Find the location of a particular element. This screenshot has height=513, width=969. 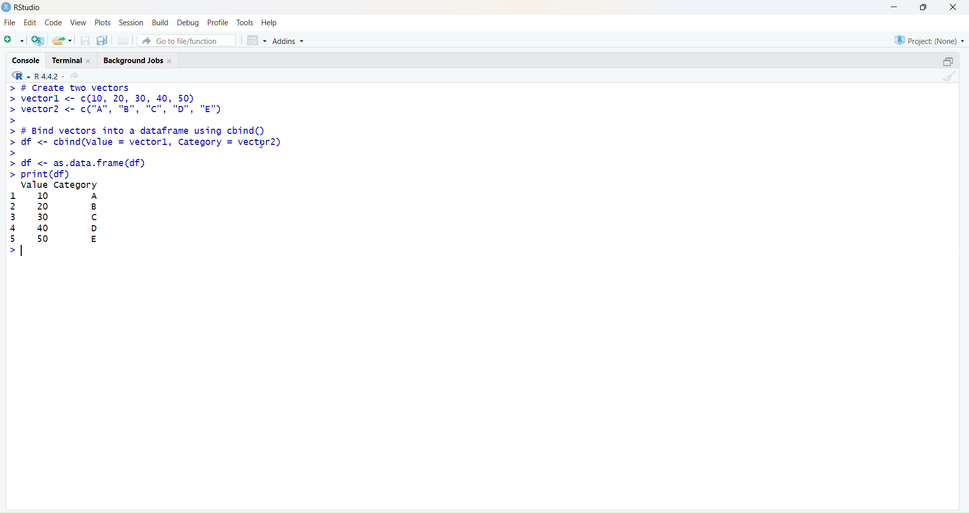

Plots is located at coordinates (102, 22).